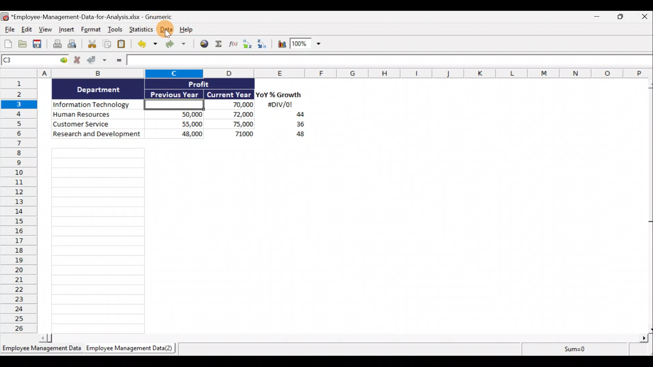  Describe the element at coordinates (168, 31) in the screenshot. I see `Cursor` at that location.